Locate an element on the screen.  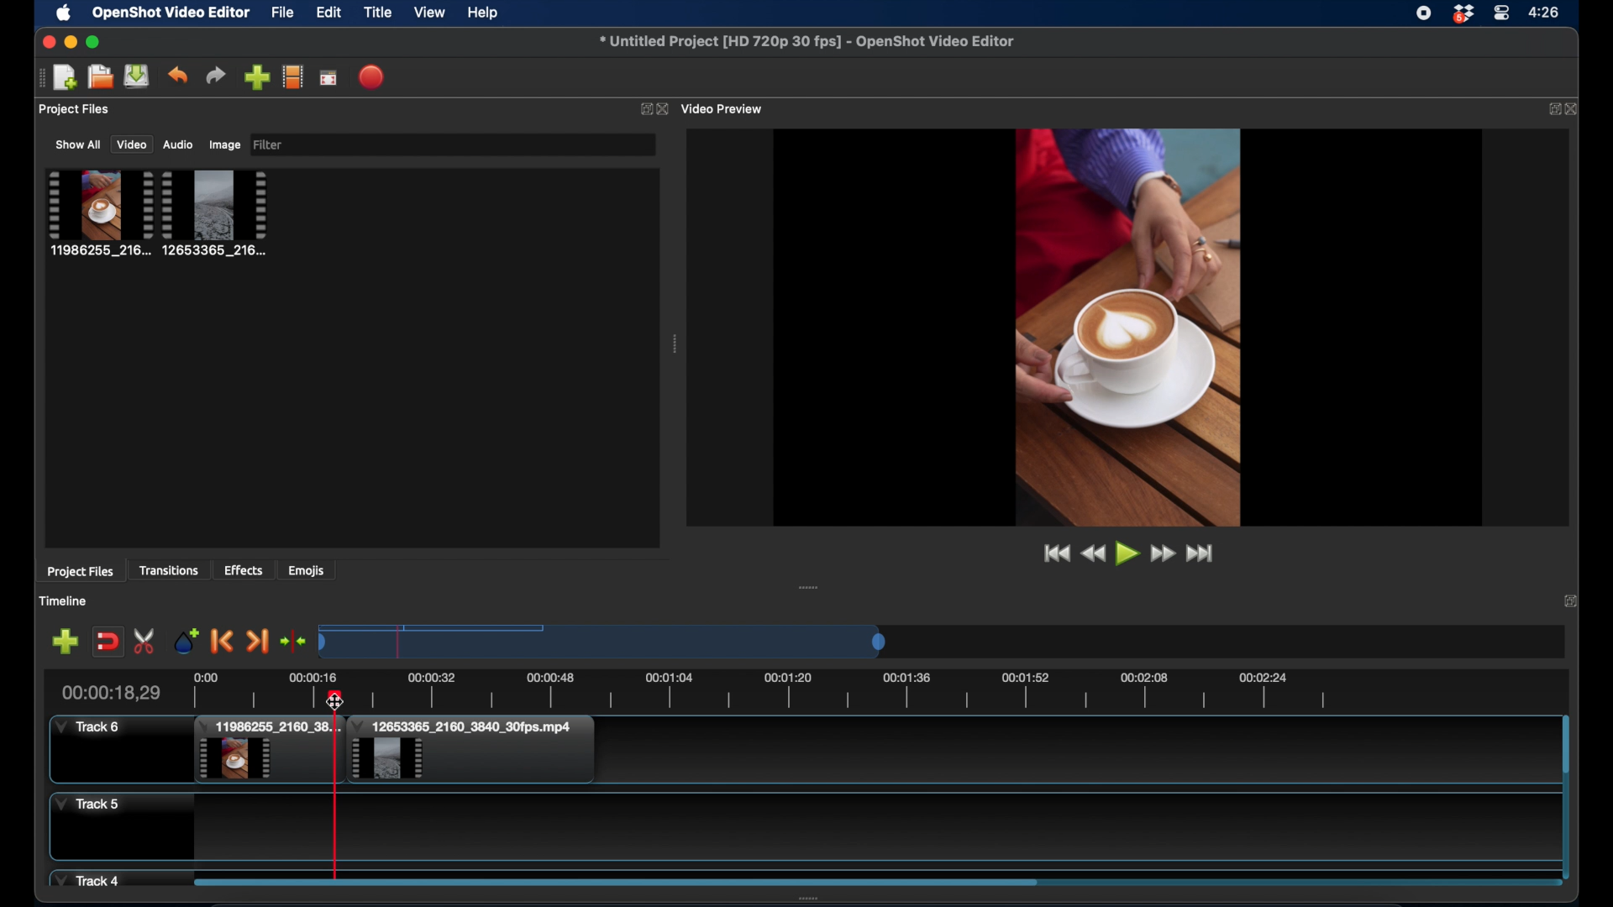
scroll bar is located at coordinates (615, 881).